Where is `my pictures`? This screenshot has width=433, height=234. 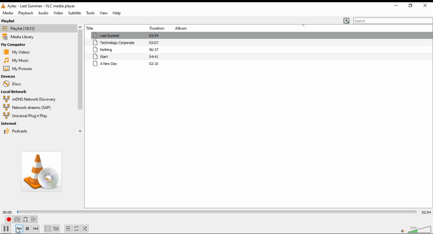 my pictures is located at coordinates (18, 69).